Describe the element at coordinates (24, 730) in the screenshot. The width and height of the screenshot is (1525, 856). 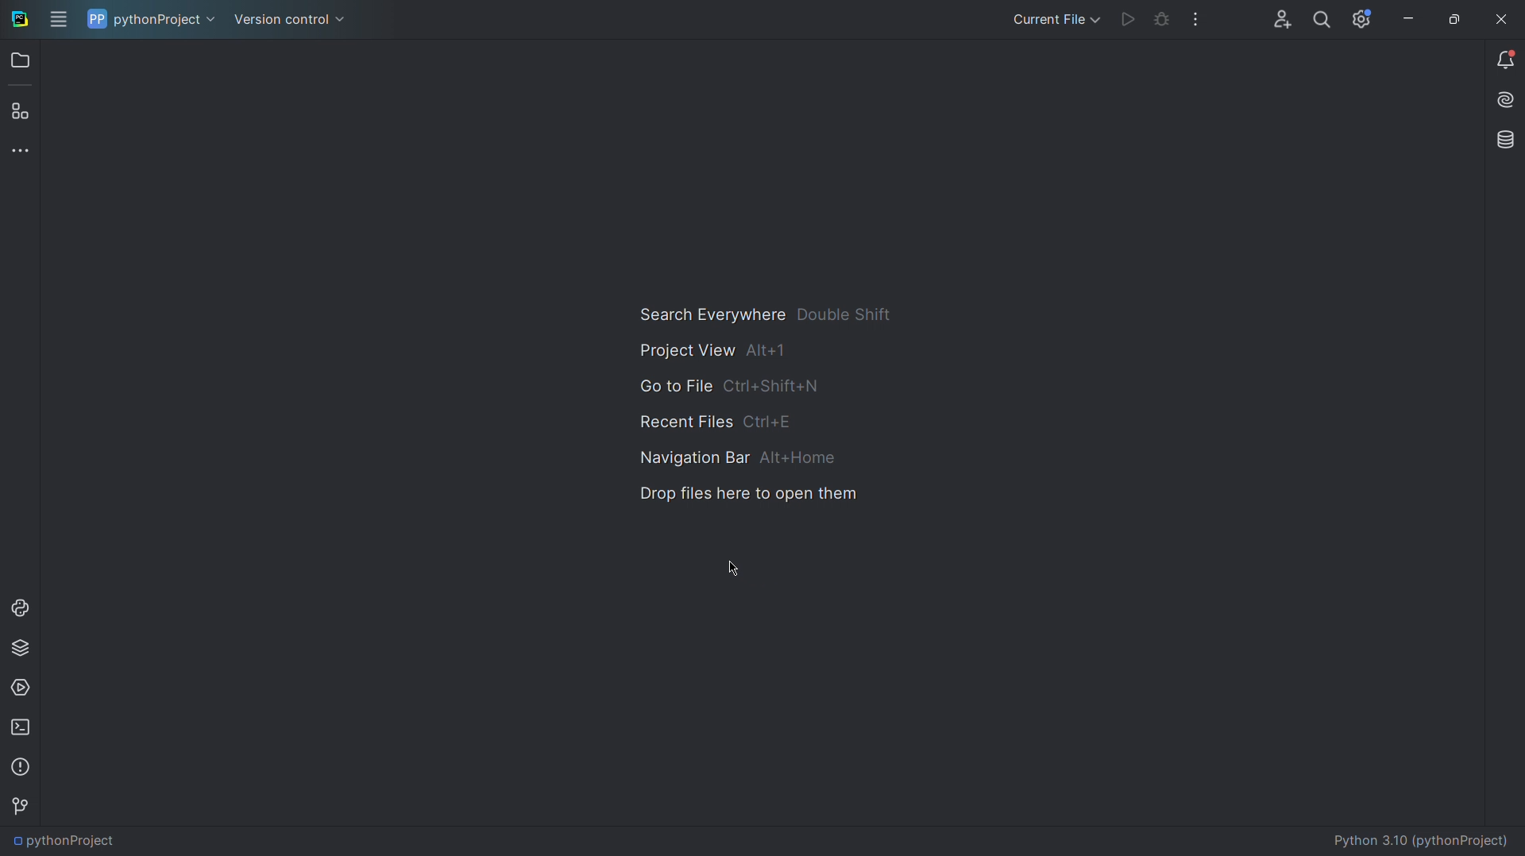
I see `Terminal` at that location.